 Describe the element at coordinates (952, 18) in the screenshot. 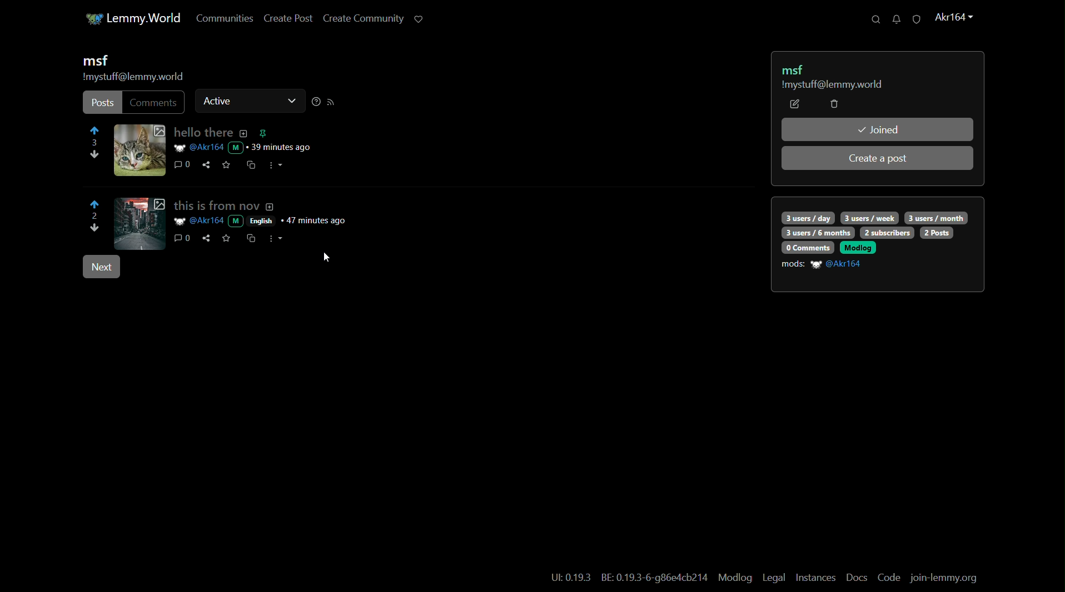

I see `profile` at that location.